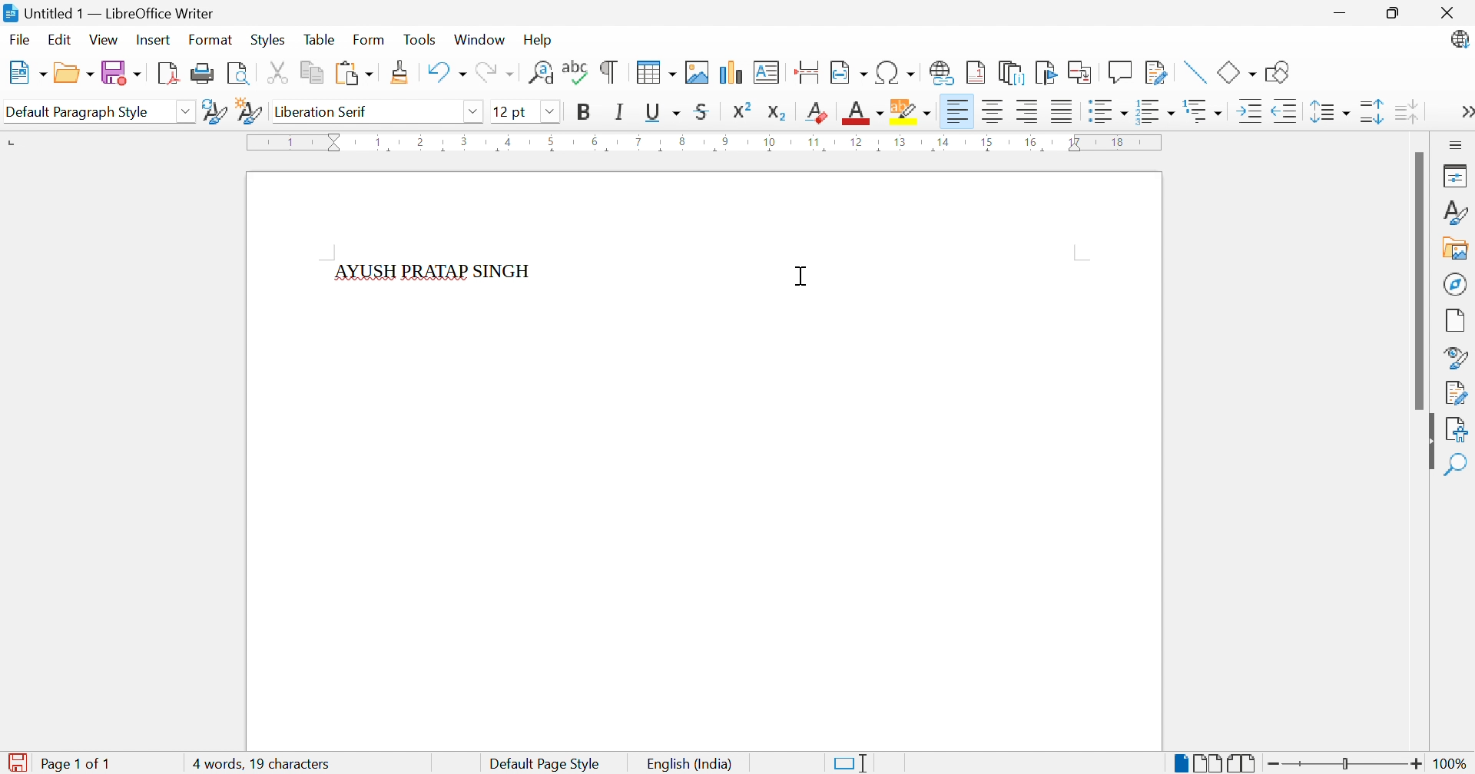  Describe the element at coordinates (547, 762) in the screenshot. I see `Default Page Style` at that location.